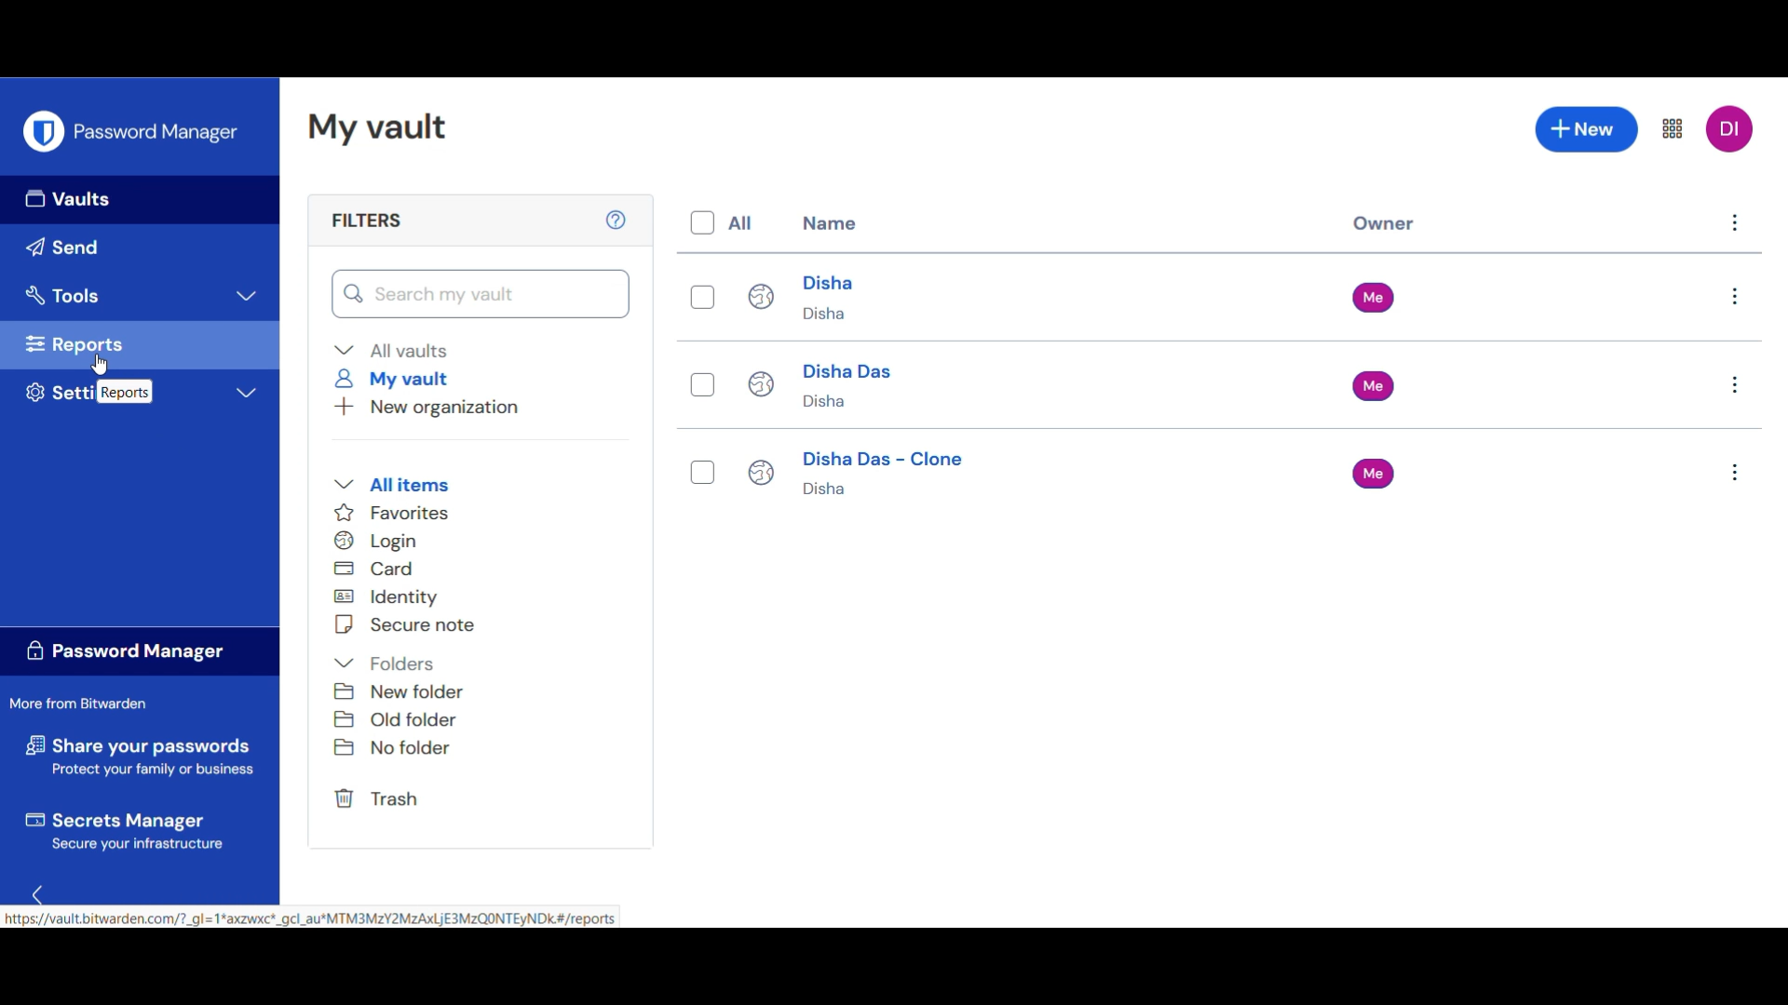 The height and width of the screenshot is (1005, 1788). Describe the element at coordinates (396, 512) in the screenshot. I see `Favorites` at that location.